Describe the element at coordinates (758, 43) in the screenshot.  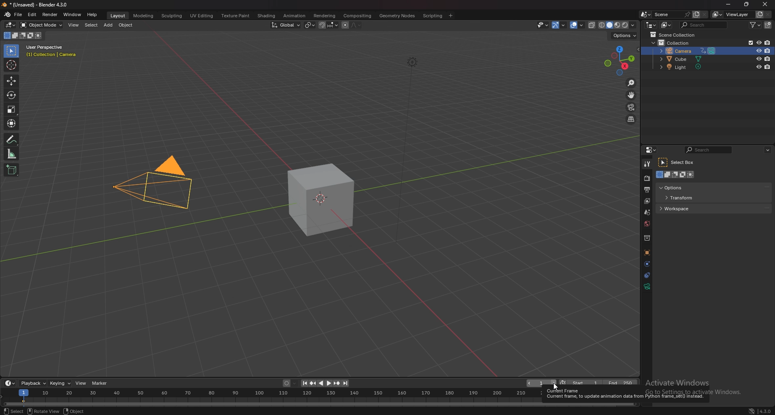
I see `hide in viewport` at that location.